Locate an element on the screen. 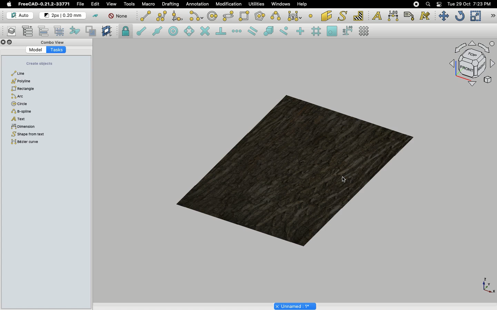 This screenshot has height=310, width=497. Shape from text is located at coordinates (342, 16).